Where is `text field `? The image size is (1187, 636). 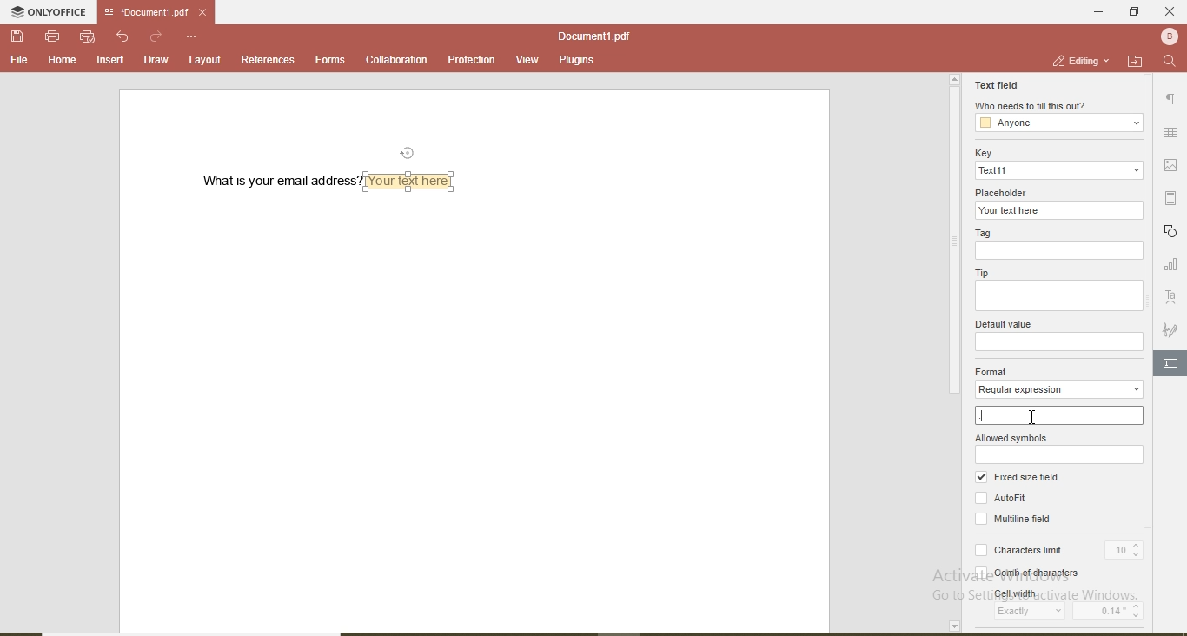
text field  is located at coordinates (997, 83).